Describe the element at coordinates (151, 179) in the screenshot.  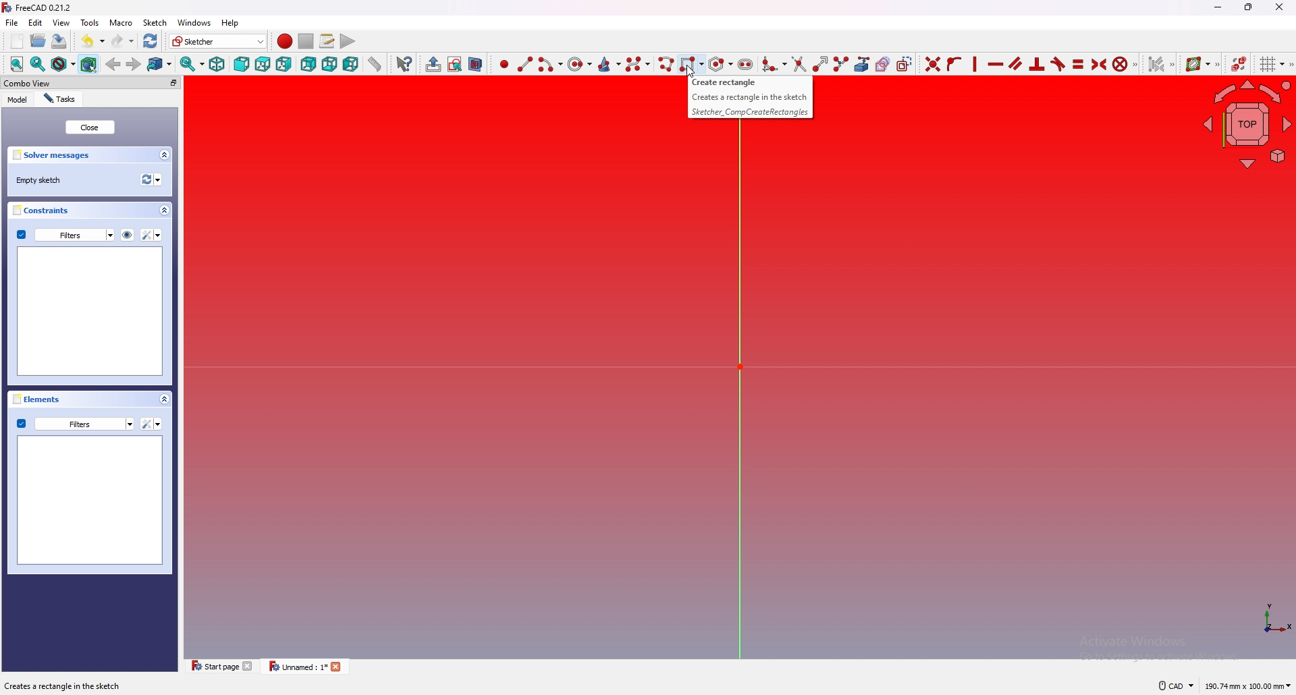
I see `refresh` at that location.